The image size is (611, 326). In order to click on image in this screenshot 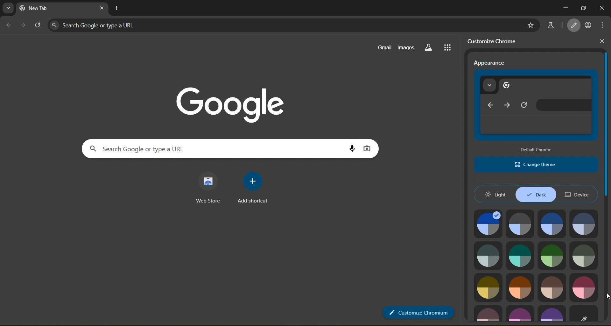, I will do `click(584, 287)`.